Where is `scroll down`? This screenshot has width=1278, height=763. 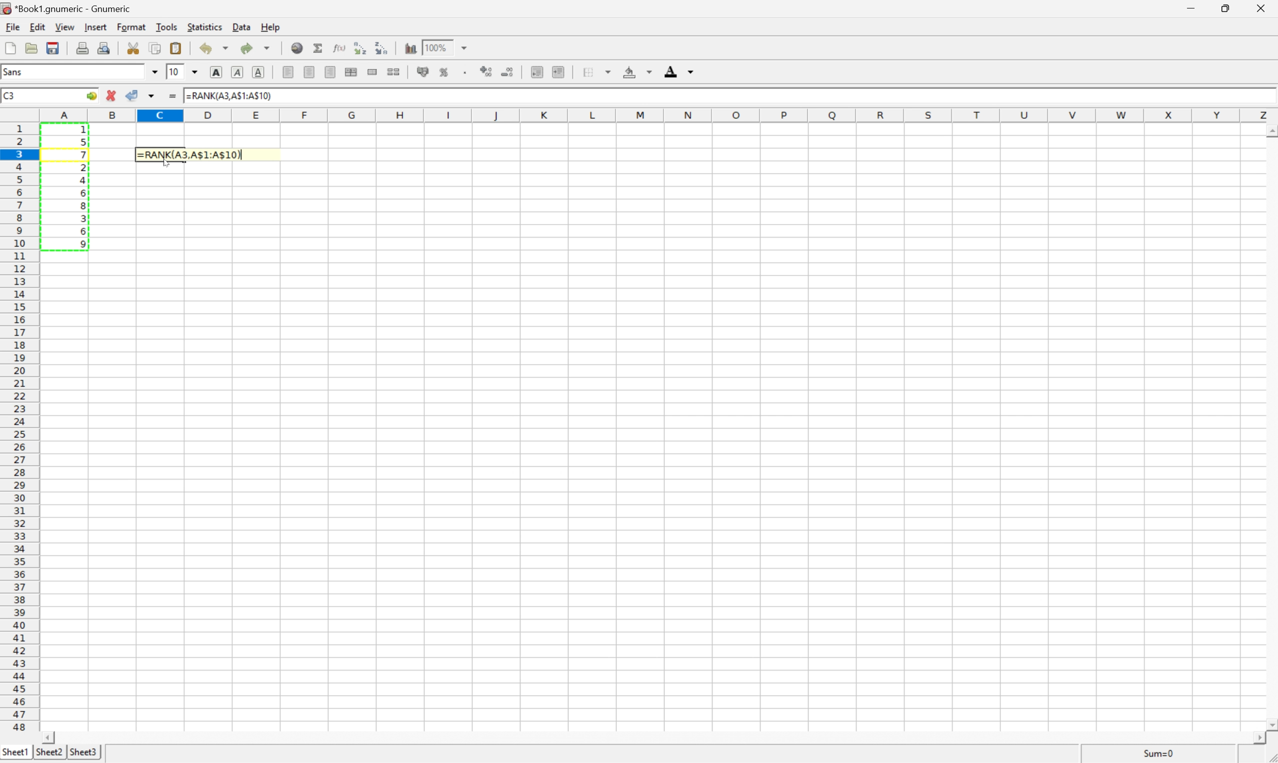
scroll down is located at coordinates (1270, 724).